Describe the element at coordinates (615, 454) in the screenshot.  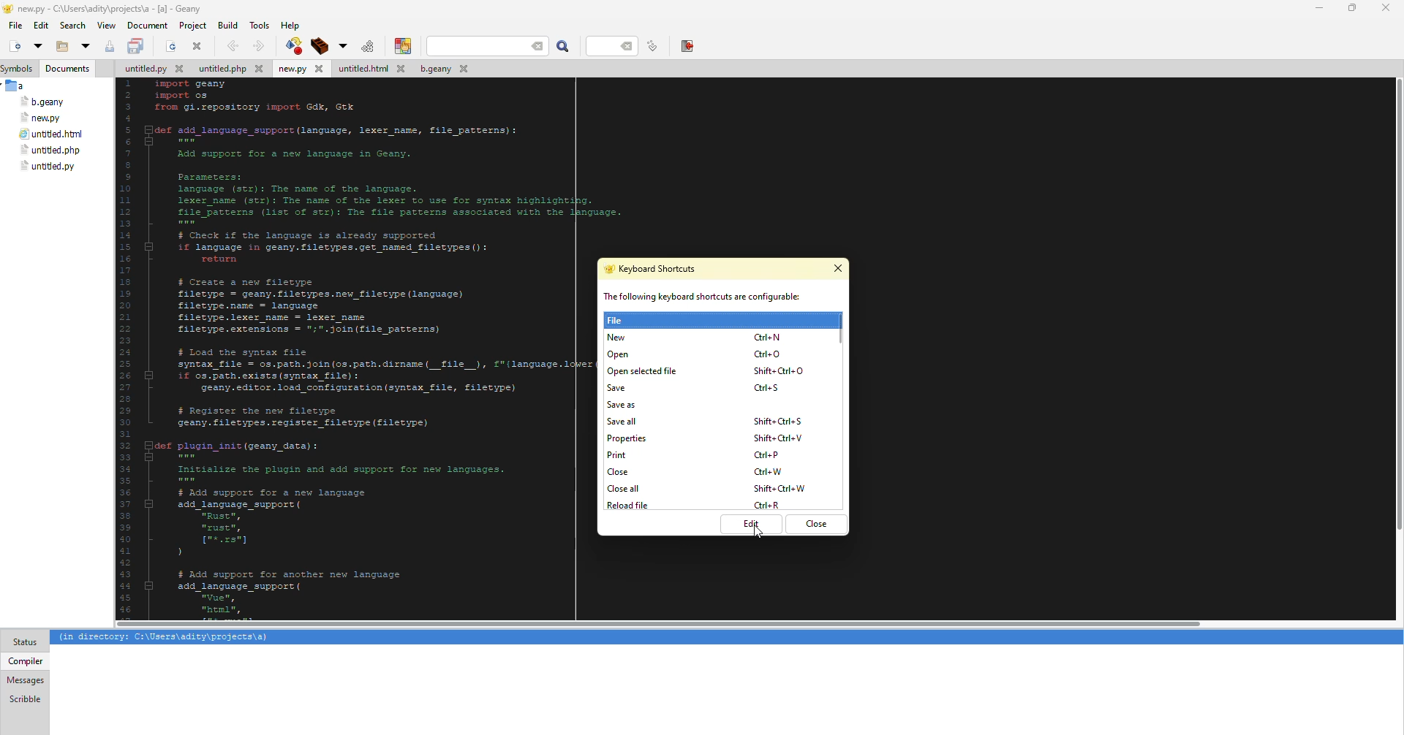
I see `print` at that location.